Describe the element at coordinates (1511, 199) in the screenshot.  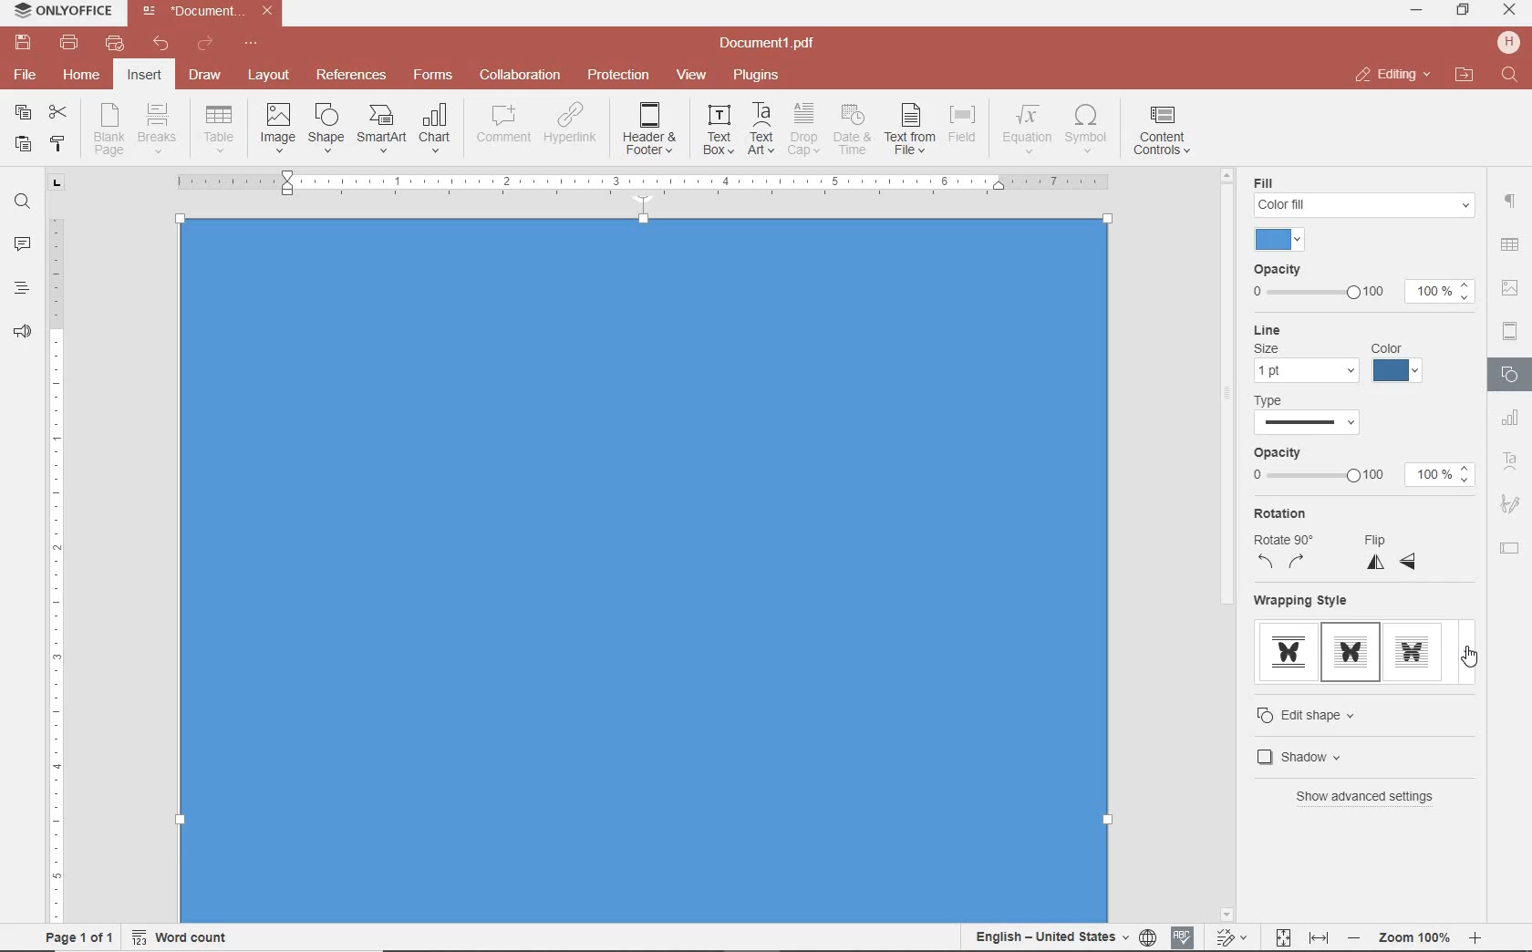
I see `paragraph setting` at that location.